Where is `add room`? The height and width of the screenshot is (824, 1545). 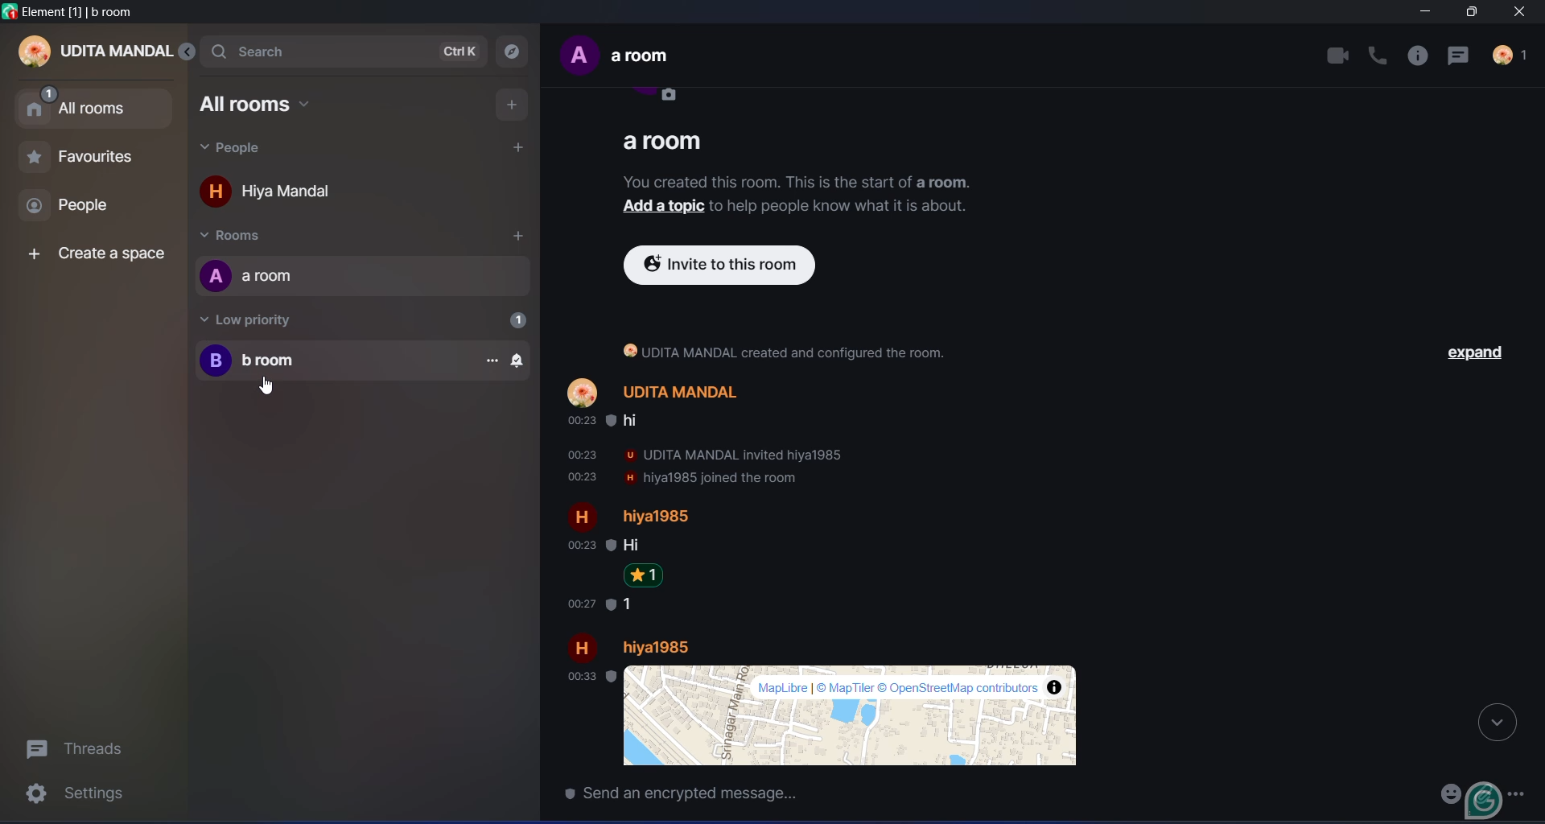
add room is located at coordinates (509, 104).